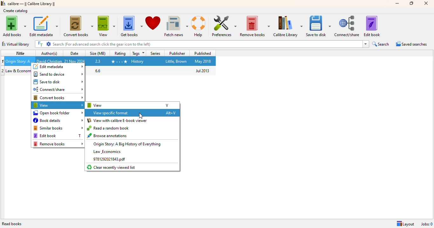 The width and height of the screenshot is (434, 228). Describe the element at coordinates (397, 3) in the screenshot. I see `minimize` at that location.